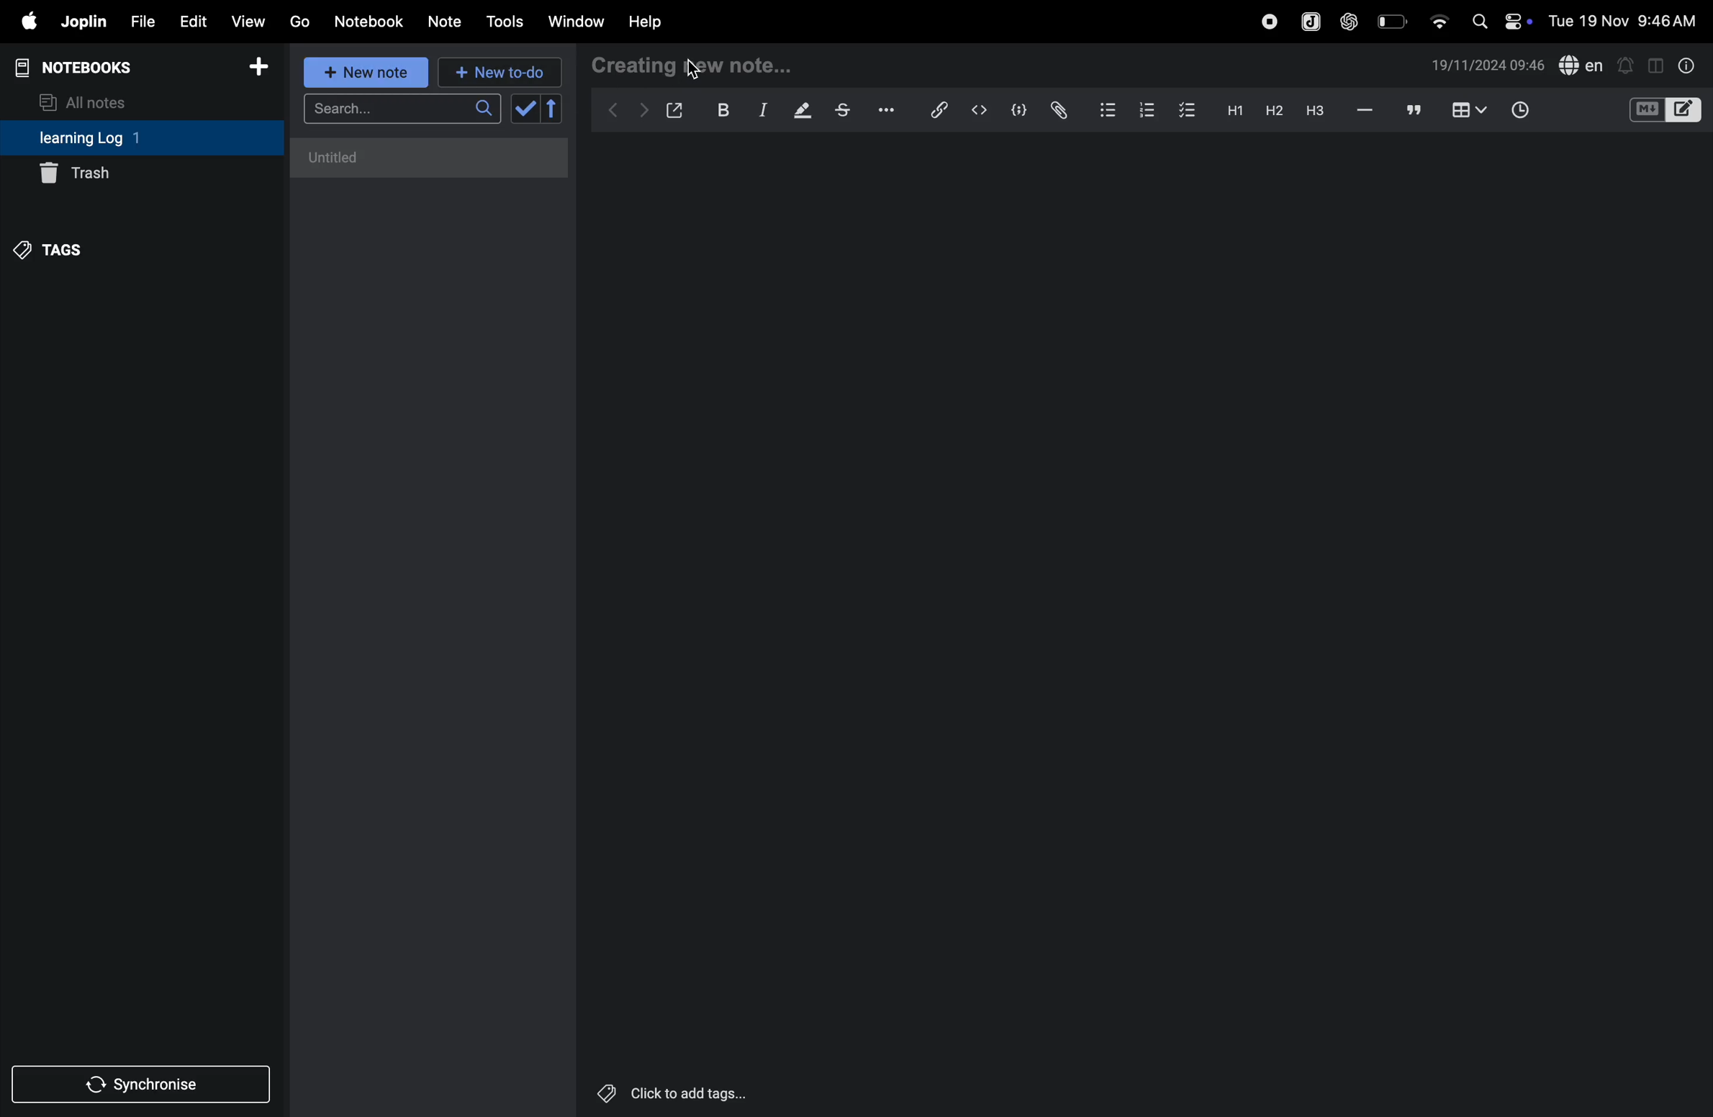 Image resolution: width=1713 pixels, height=1117 pixels. Describe the element at coordinates (141, 172) in the screenshot. I see `trash` at that location.